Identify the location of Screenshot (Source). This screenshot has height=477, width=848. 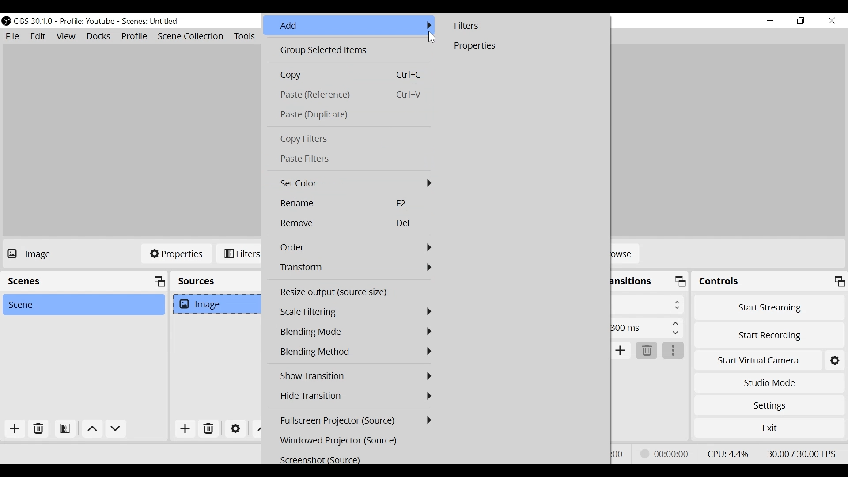
(357, 458).